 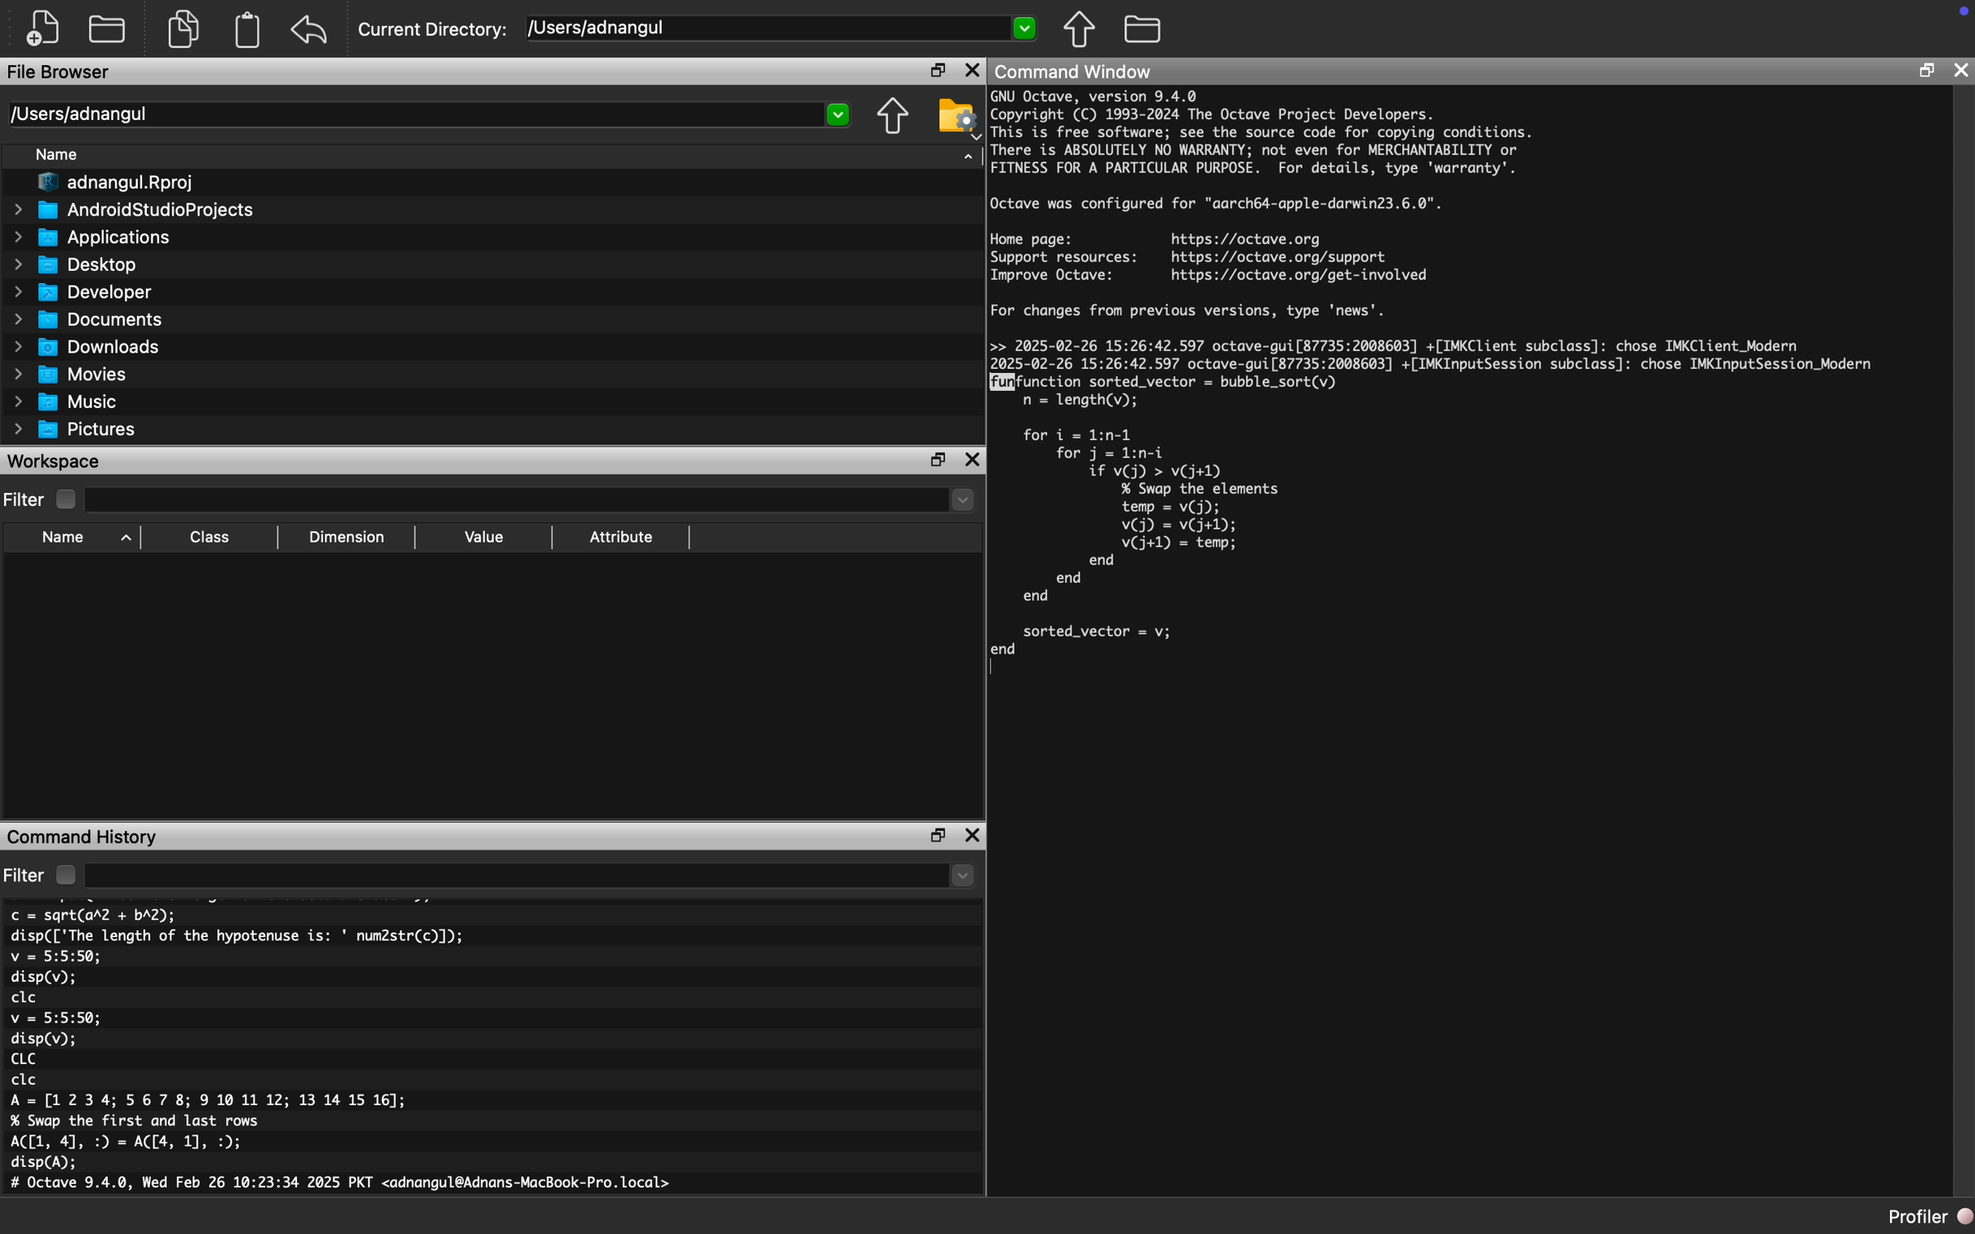 What do you see at coordinates (82, 539) in the screenshot?
I see `Name ` at bounding box center [82, 539].